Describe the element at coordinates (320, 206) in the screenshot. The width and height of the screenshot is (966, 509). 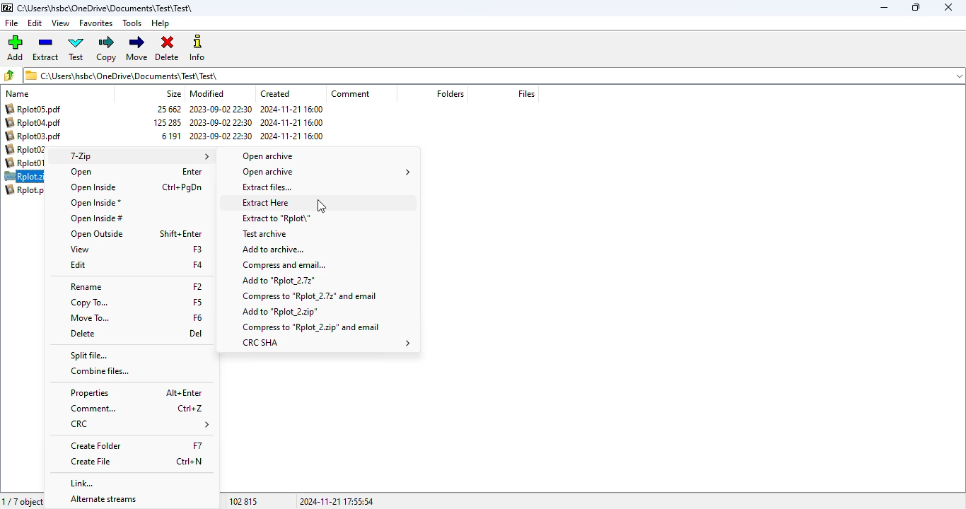
I see `cursor` at that location.